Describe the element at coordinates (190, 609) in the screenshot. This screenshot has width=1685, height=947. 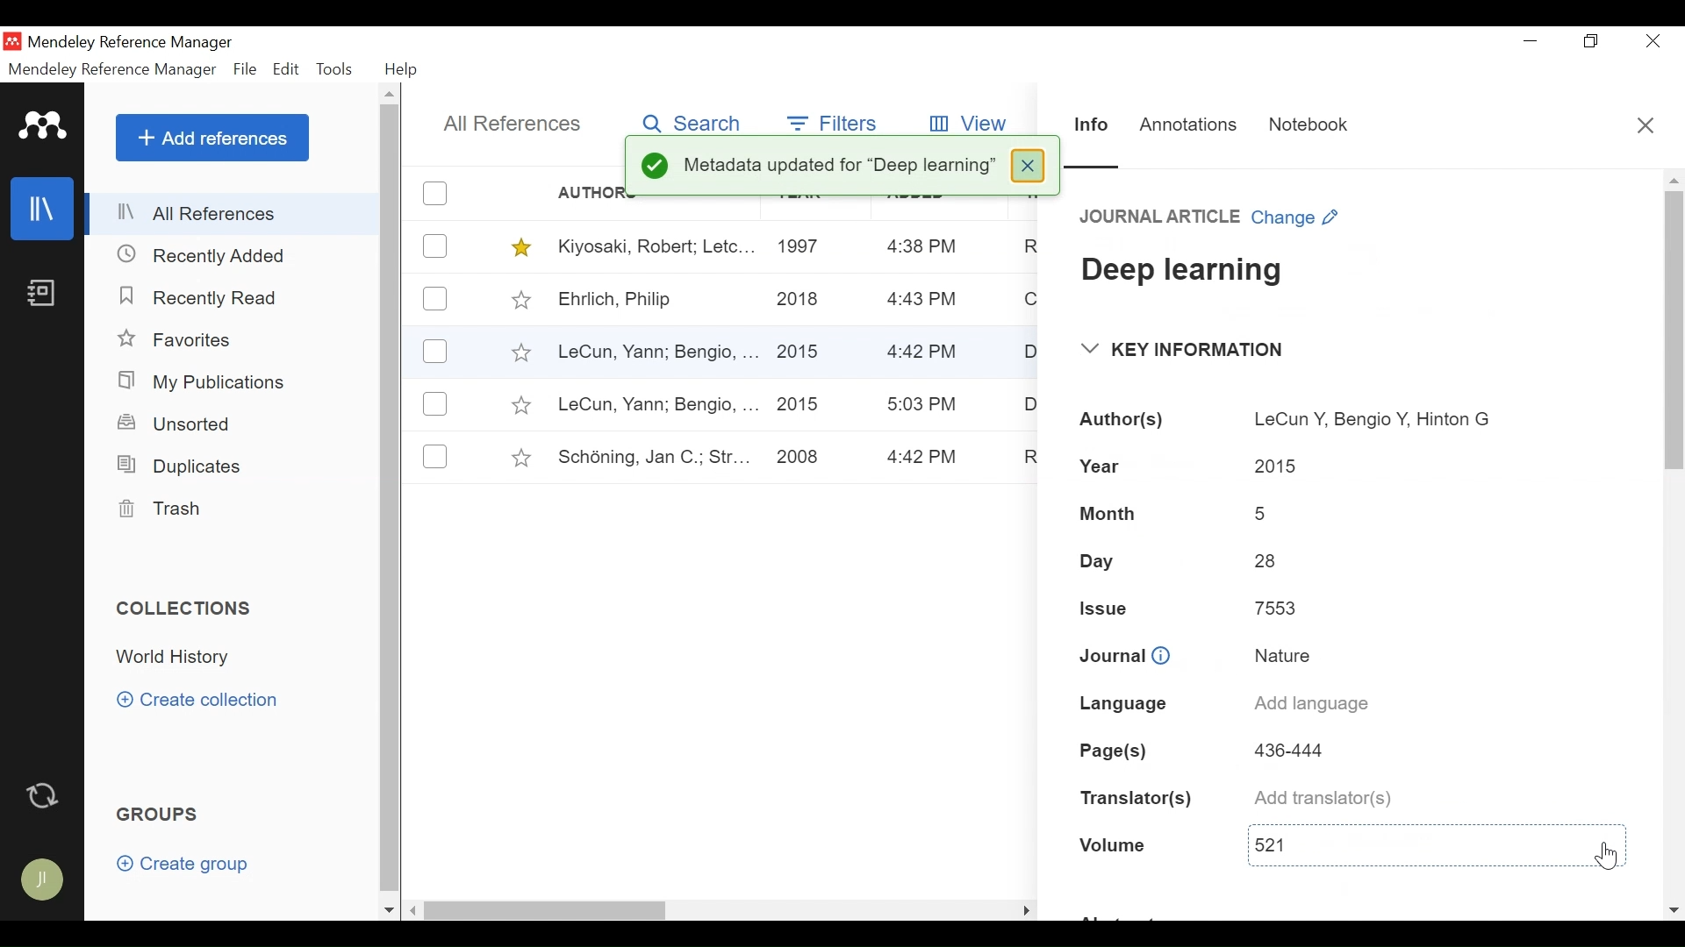
I see `Collections` at that location.